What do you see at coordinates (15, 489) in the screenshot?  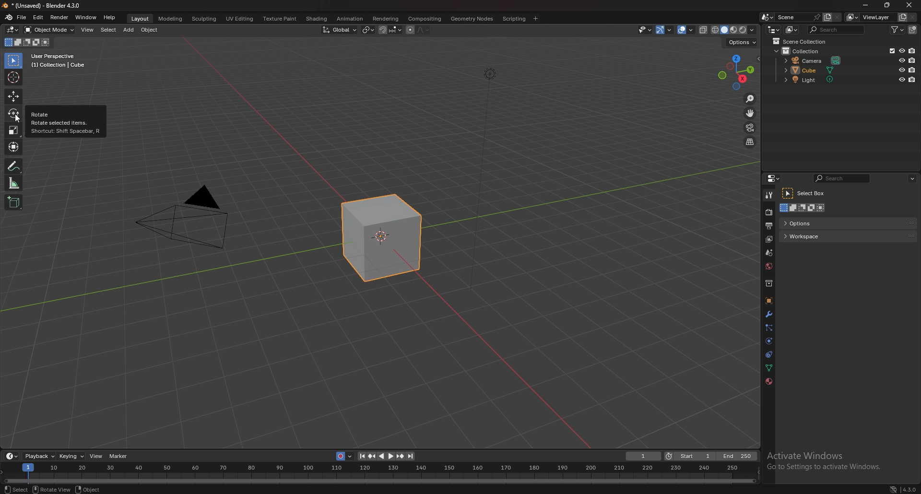 I see `select` at bounding box center [15, 489].